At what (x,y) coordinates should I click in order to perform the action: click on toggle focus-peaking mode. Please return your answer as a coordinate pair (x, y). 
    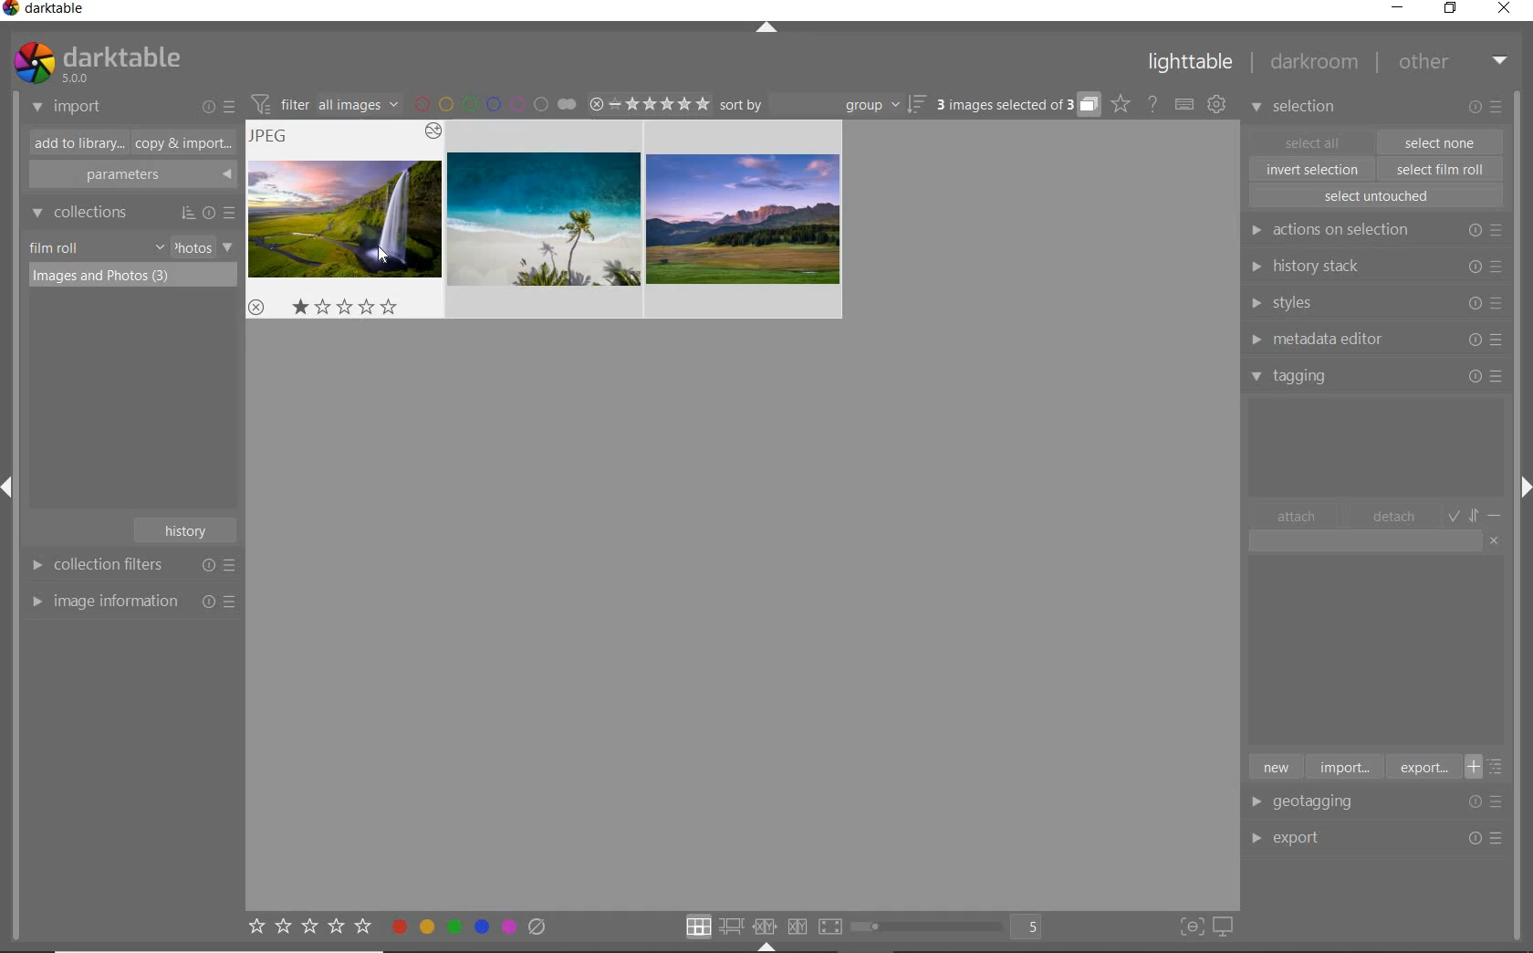
    Looking at the image, I should click on (1189, 925).